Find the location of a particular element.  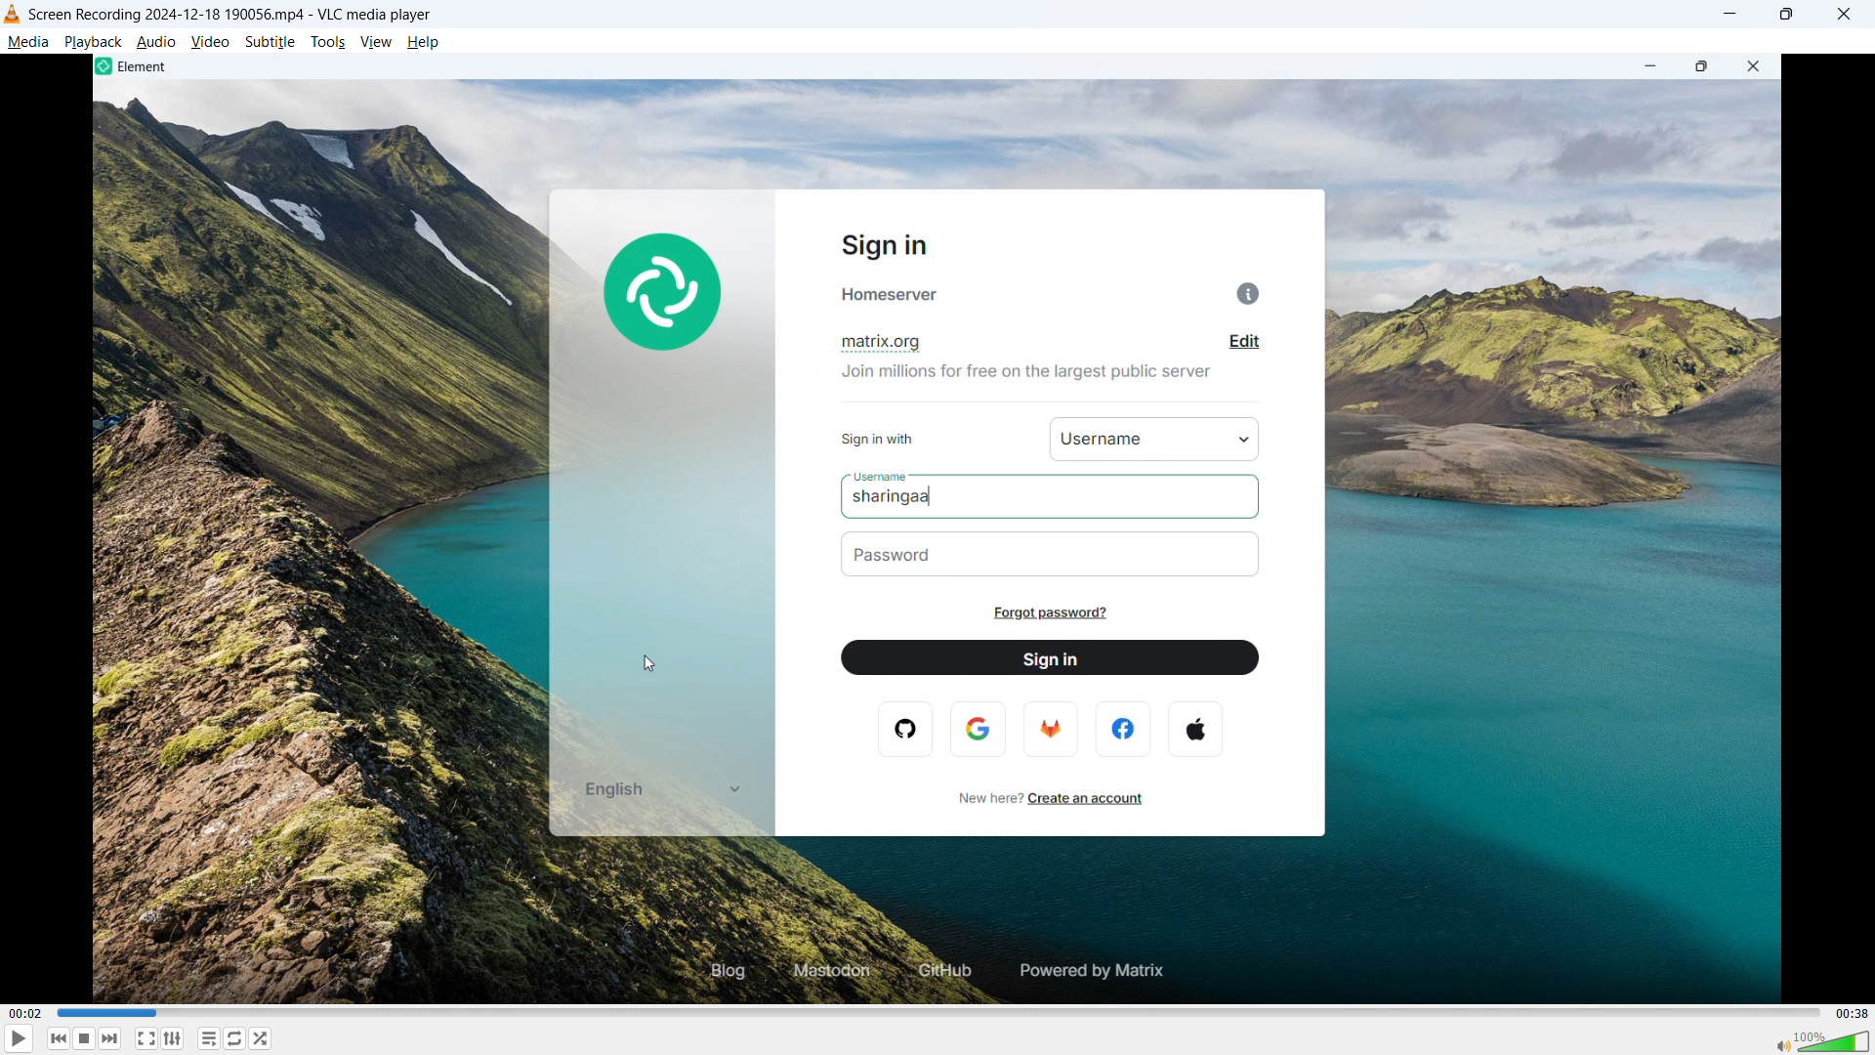

apple is located at coordinates (1199, 727).